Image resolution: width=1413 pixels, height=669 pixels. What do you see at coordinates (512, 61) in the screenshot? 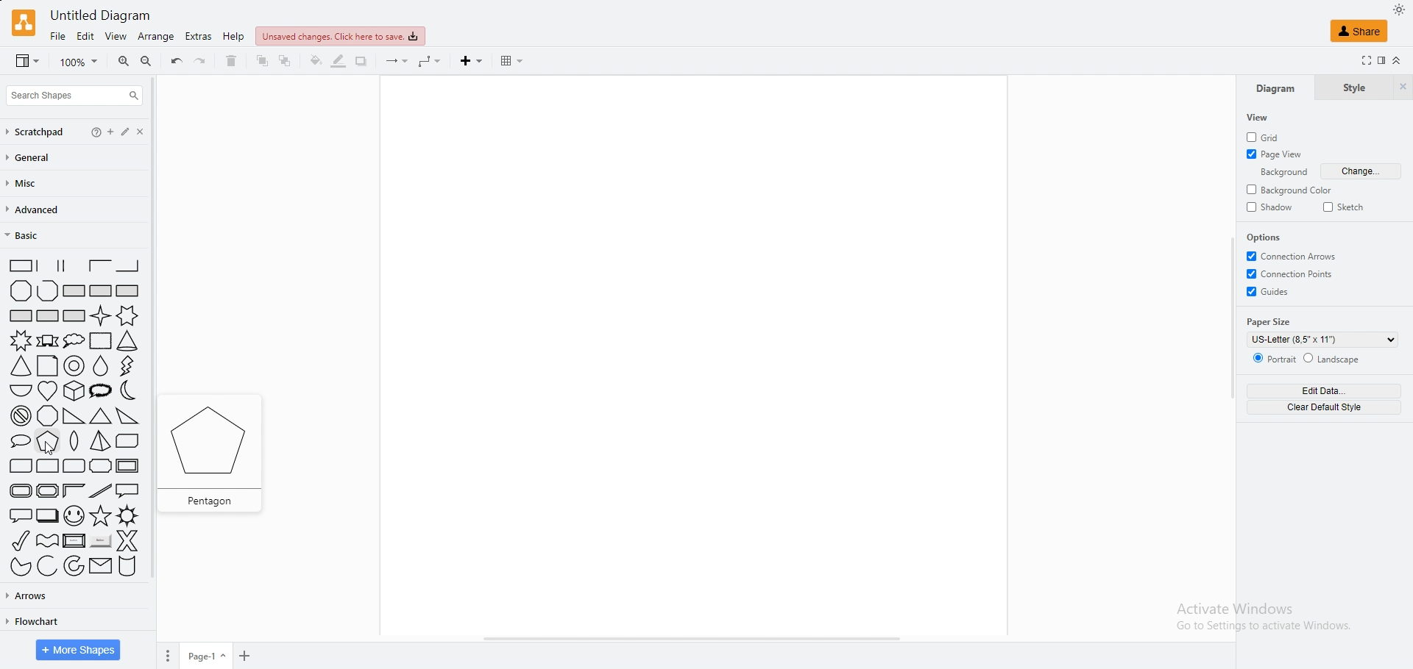
I see `table` at bounding box center [512, 61].